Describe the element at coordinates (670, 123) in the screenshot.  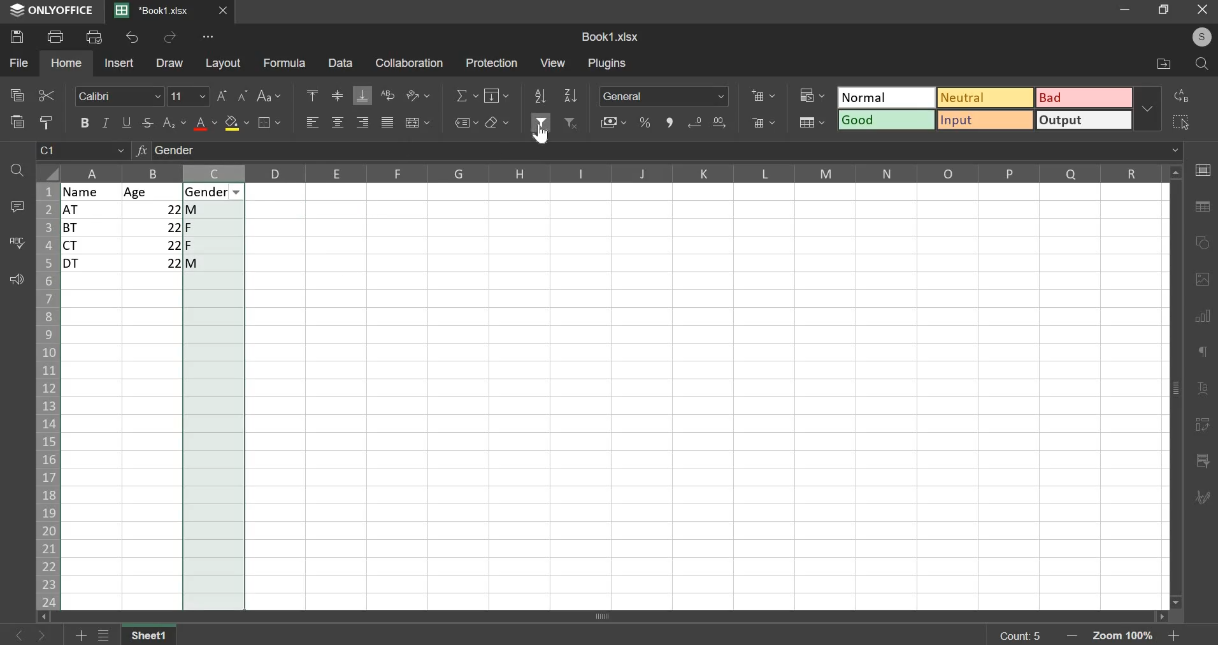
I see `comma style` at that location.